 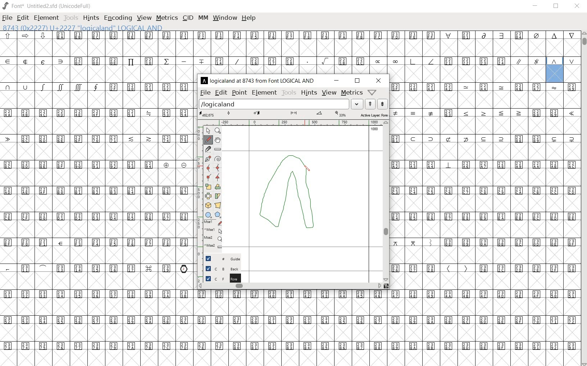 I want to click on POINTER, so click(x=209, y=131).